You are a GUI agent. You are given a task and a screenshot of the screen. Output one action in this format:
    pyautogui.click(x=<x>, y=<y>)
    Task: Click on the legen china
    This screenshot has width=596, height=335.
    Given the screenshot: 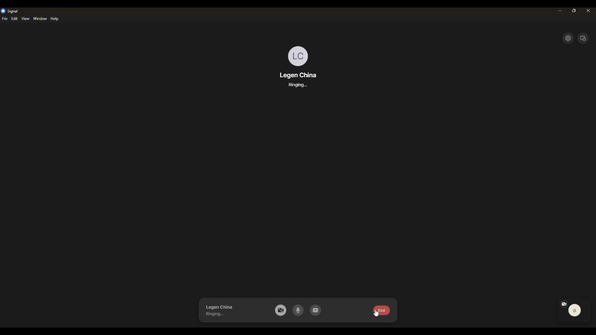 What is the action you would take?
    pyautogui.click(x=298, y=74)
    